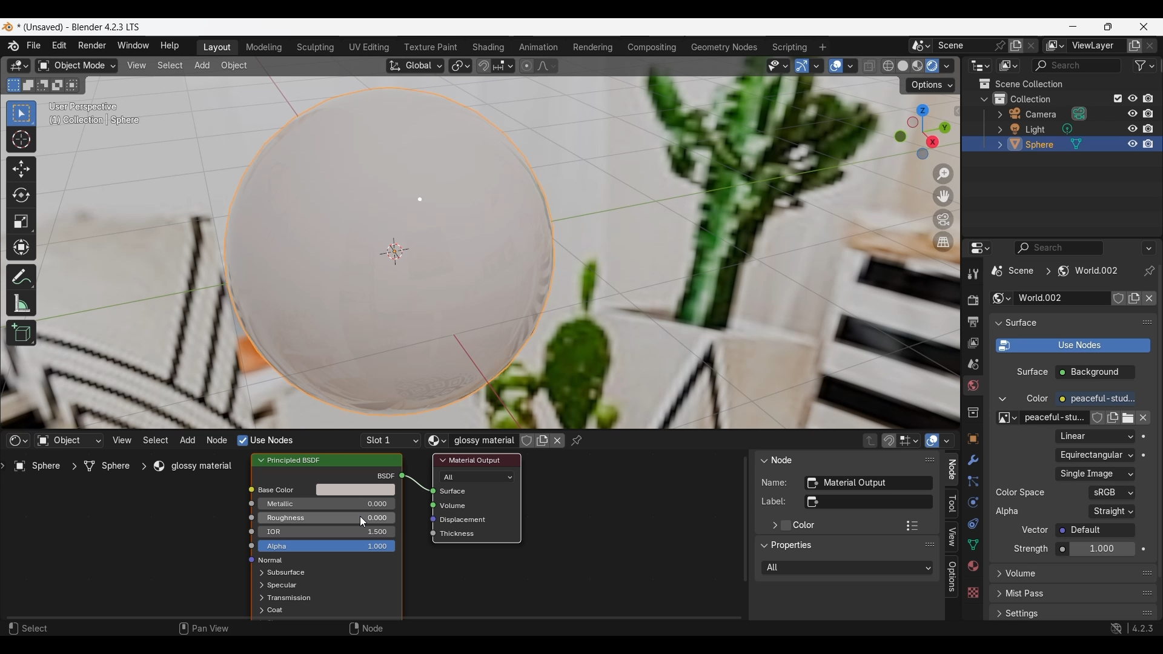 The height and width of the screenshot is (654, 1163). Describe the element at coordinates (57, 85) in the screenshot. I see `Invert existing selection` at that location.